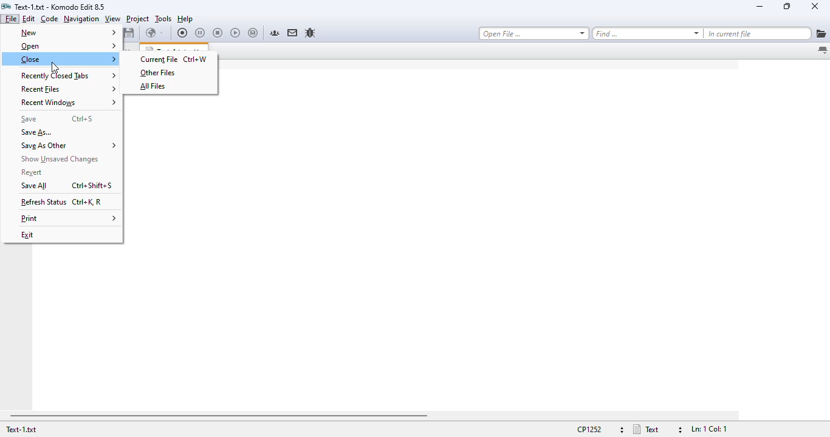 The height and width of the screenshot is (437, 830). I want to click on file position, so click(708, 429).